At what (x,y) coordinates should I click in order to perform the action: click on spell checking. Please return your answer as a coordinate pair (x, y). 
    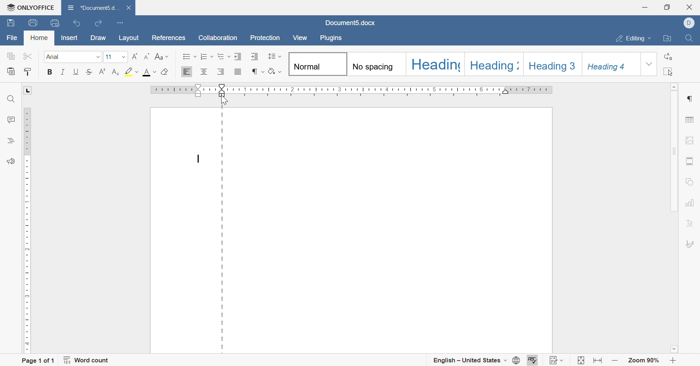
    Looking at the image, I should click on (535, 360).